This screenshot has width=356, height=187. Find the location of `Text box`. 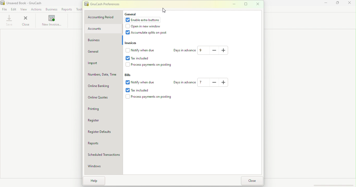

Text box is located at coordinates (204, 82).